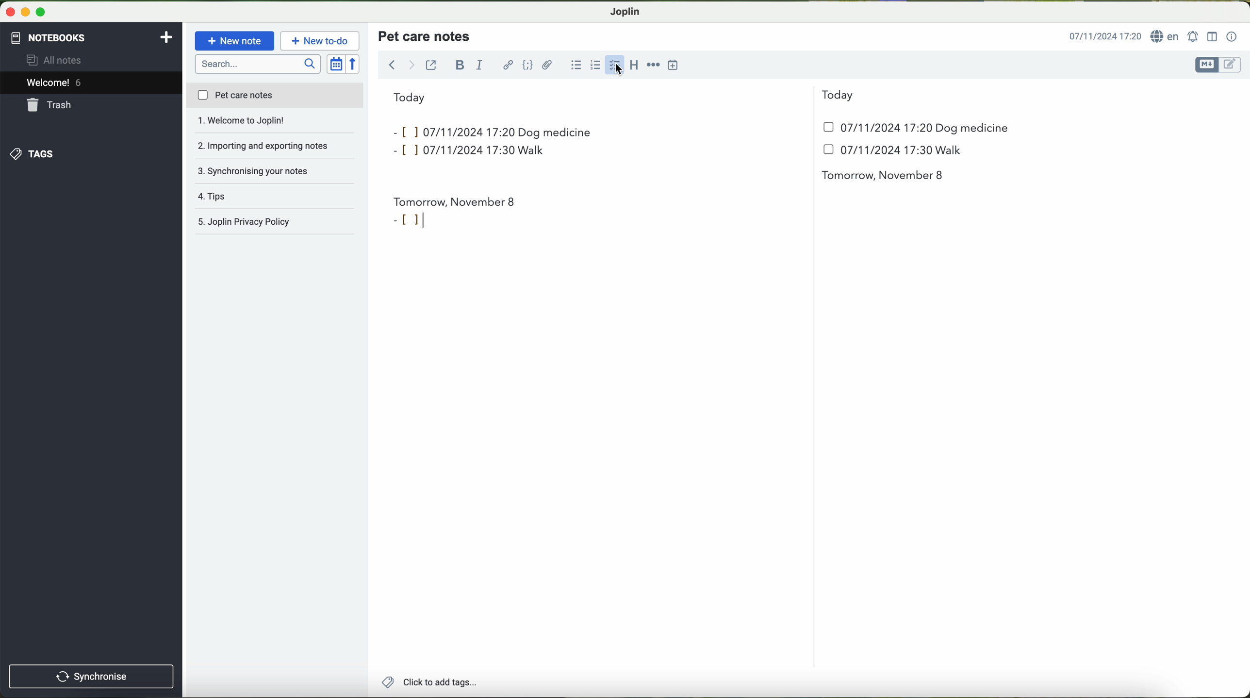 This screenshot has height=698, width=1250. What do you see at coordinates (275, 123) in the screenshot?
I see `importing and exporting notes` at bounding box center [275, 123].